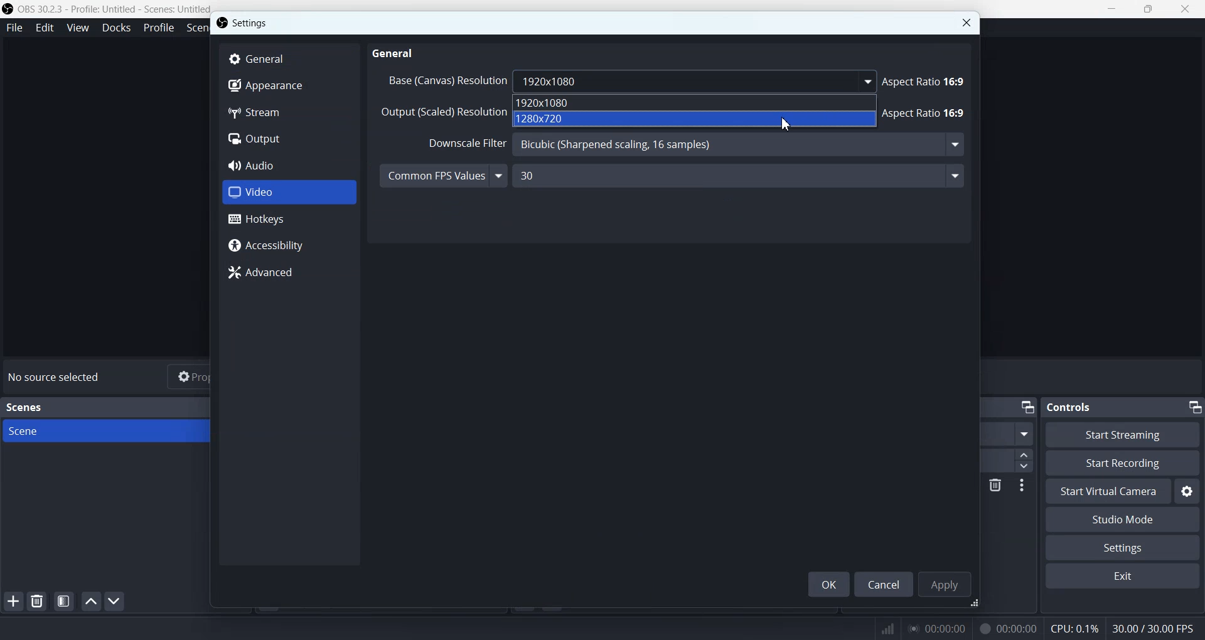  Describe the element at coordinates (115, 28) in the screenshot. I see `Docks` at that location.